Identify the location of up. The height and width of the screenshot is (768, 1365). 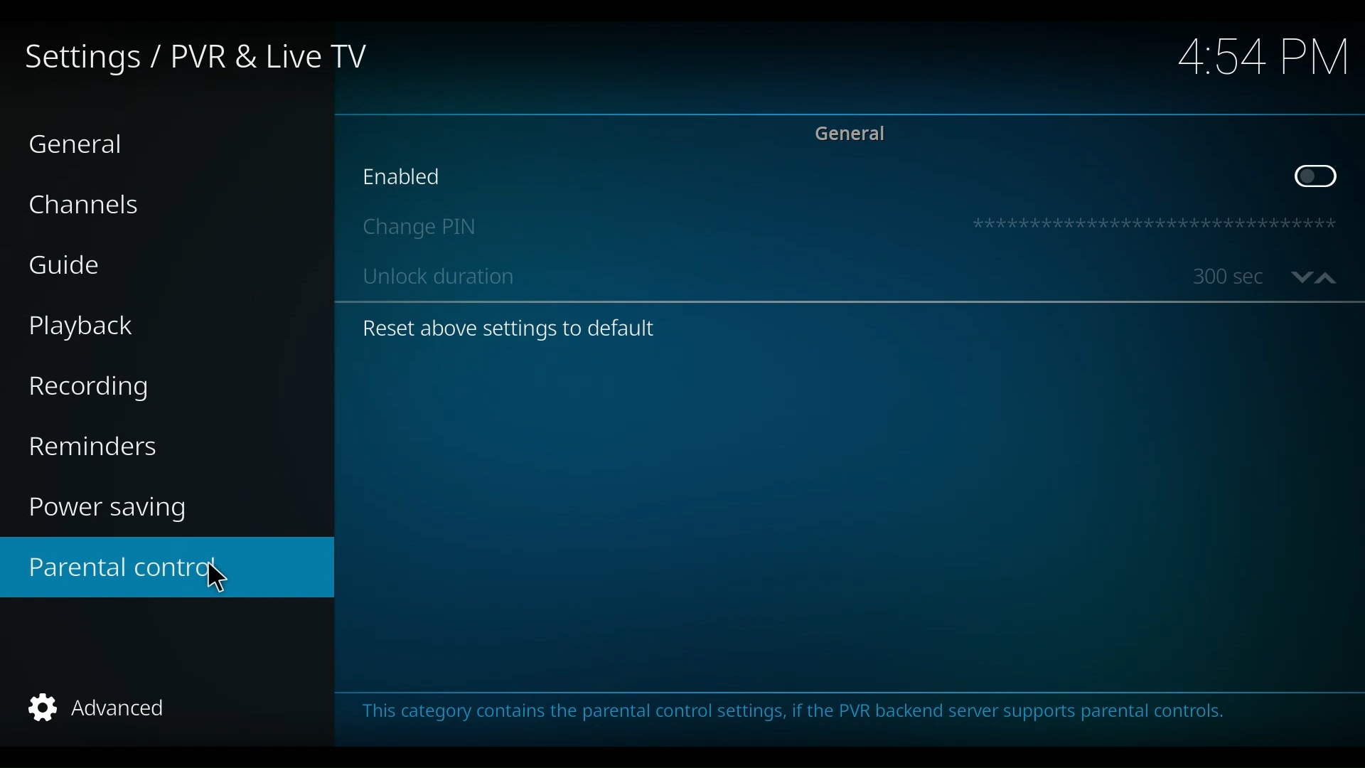
(1327, 278).